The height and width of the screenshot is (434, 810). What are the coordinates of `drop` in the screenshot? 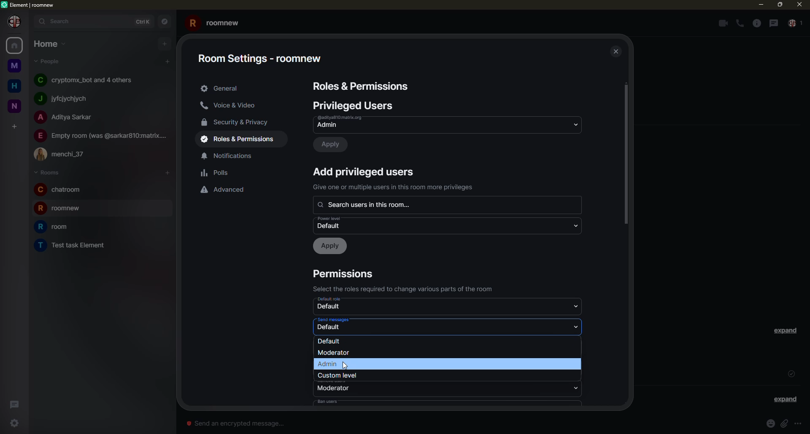 It's located at (578, 348).